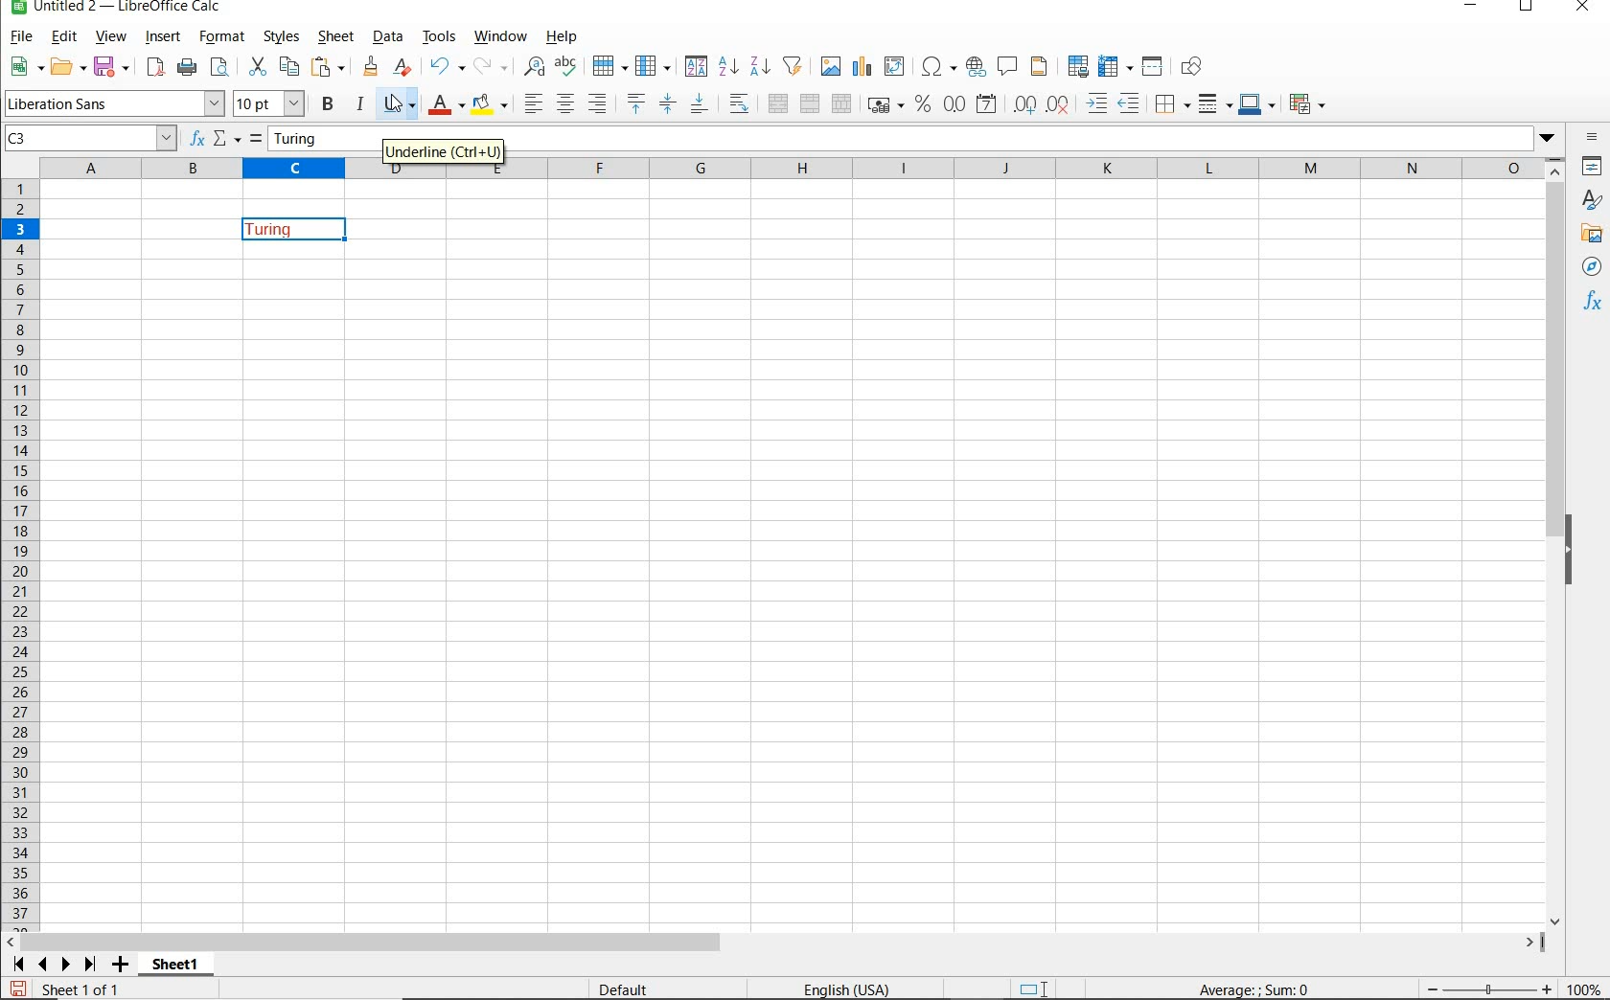 The image size is (1610, 1000). Describe the element at coordinates (1249, 990) in the screenshot. I see `FORMULA` at that location.